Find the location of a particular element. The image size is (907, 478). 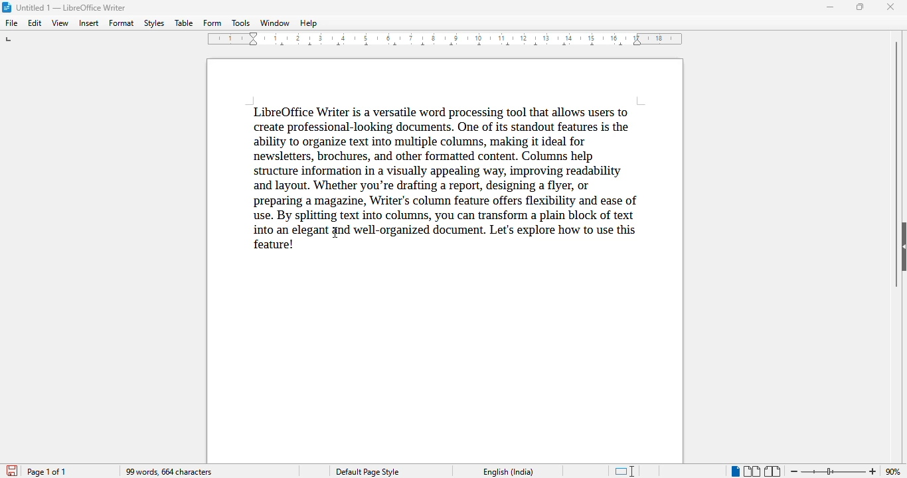

vertical scroll bar is located at coordinates (896, 163).